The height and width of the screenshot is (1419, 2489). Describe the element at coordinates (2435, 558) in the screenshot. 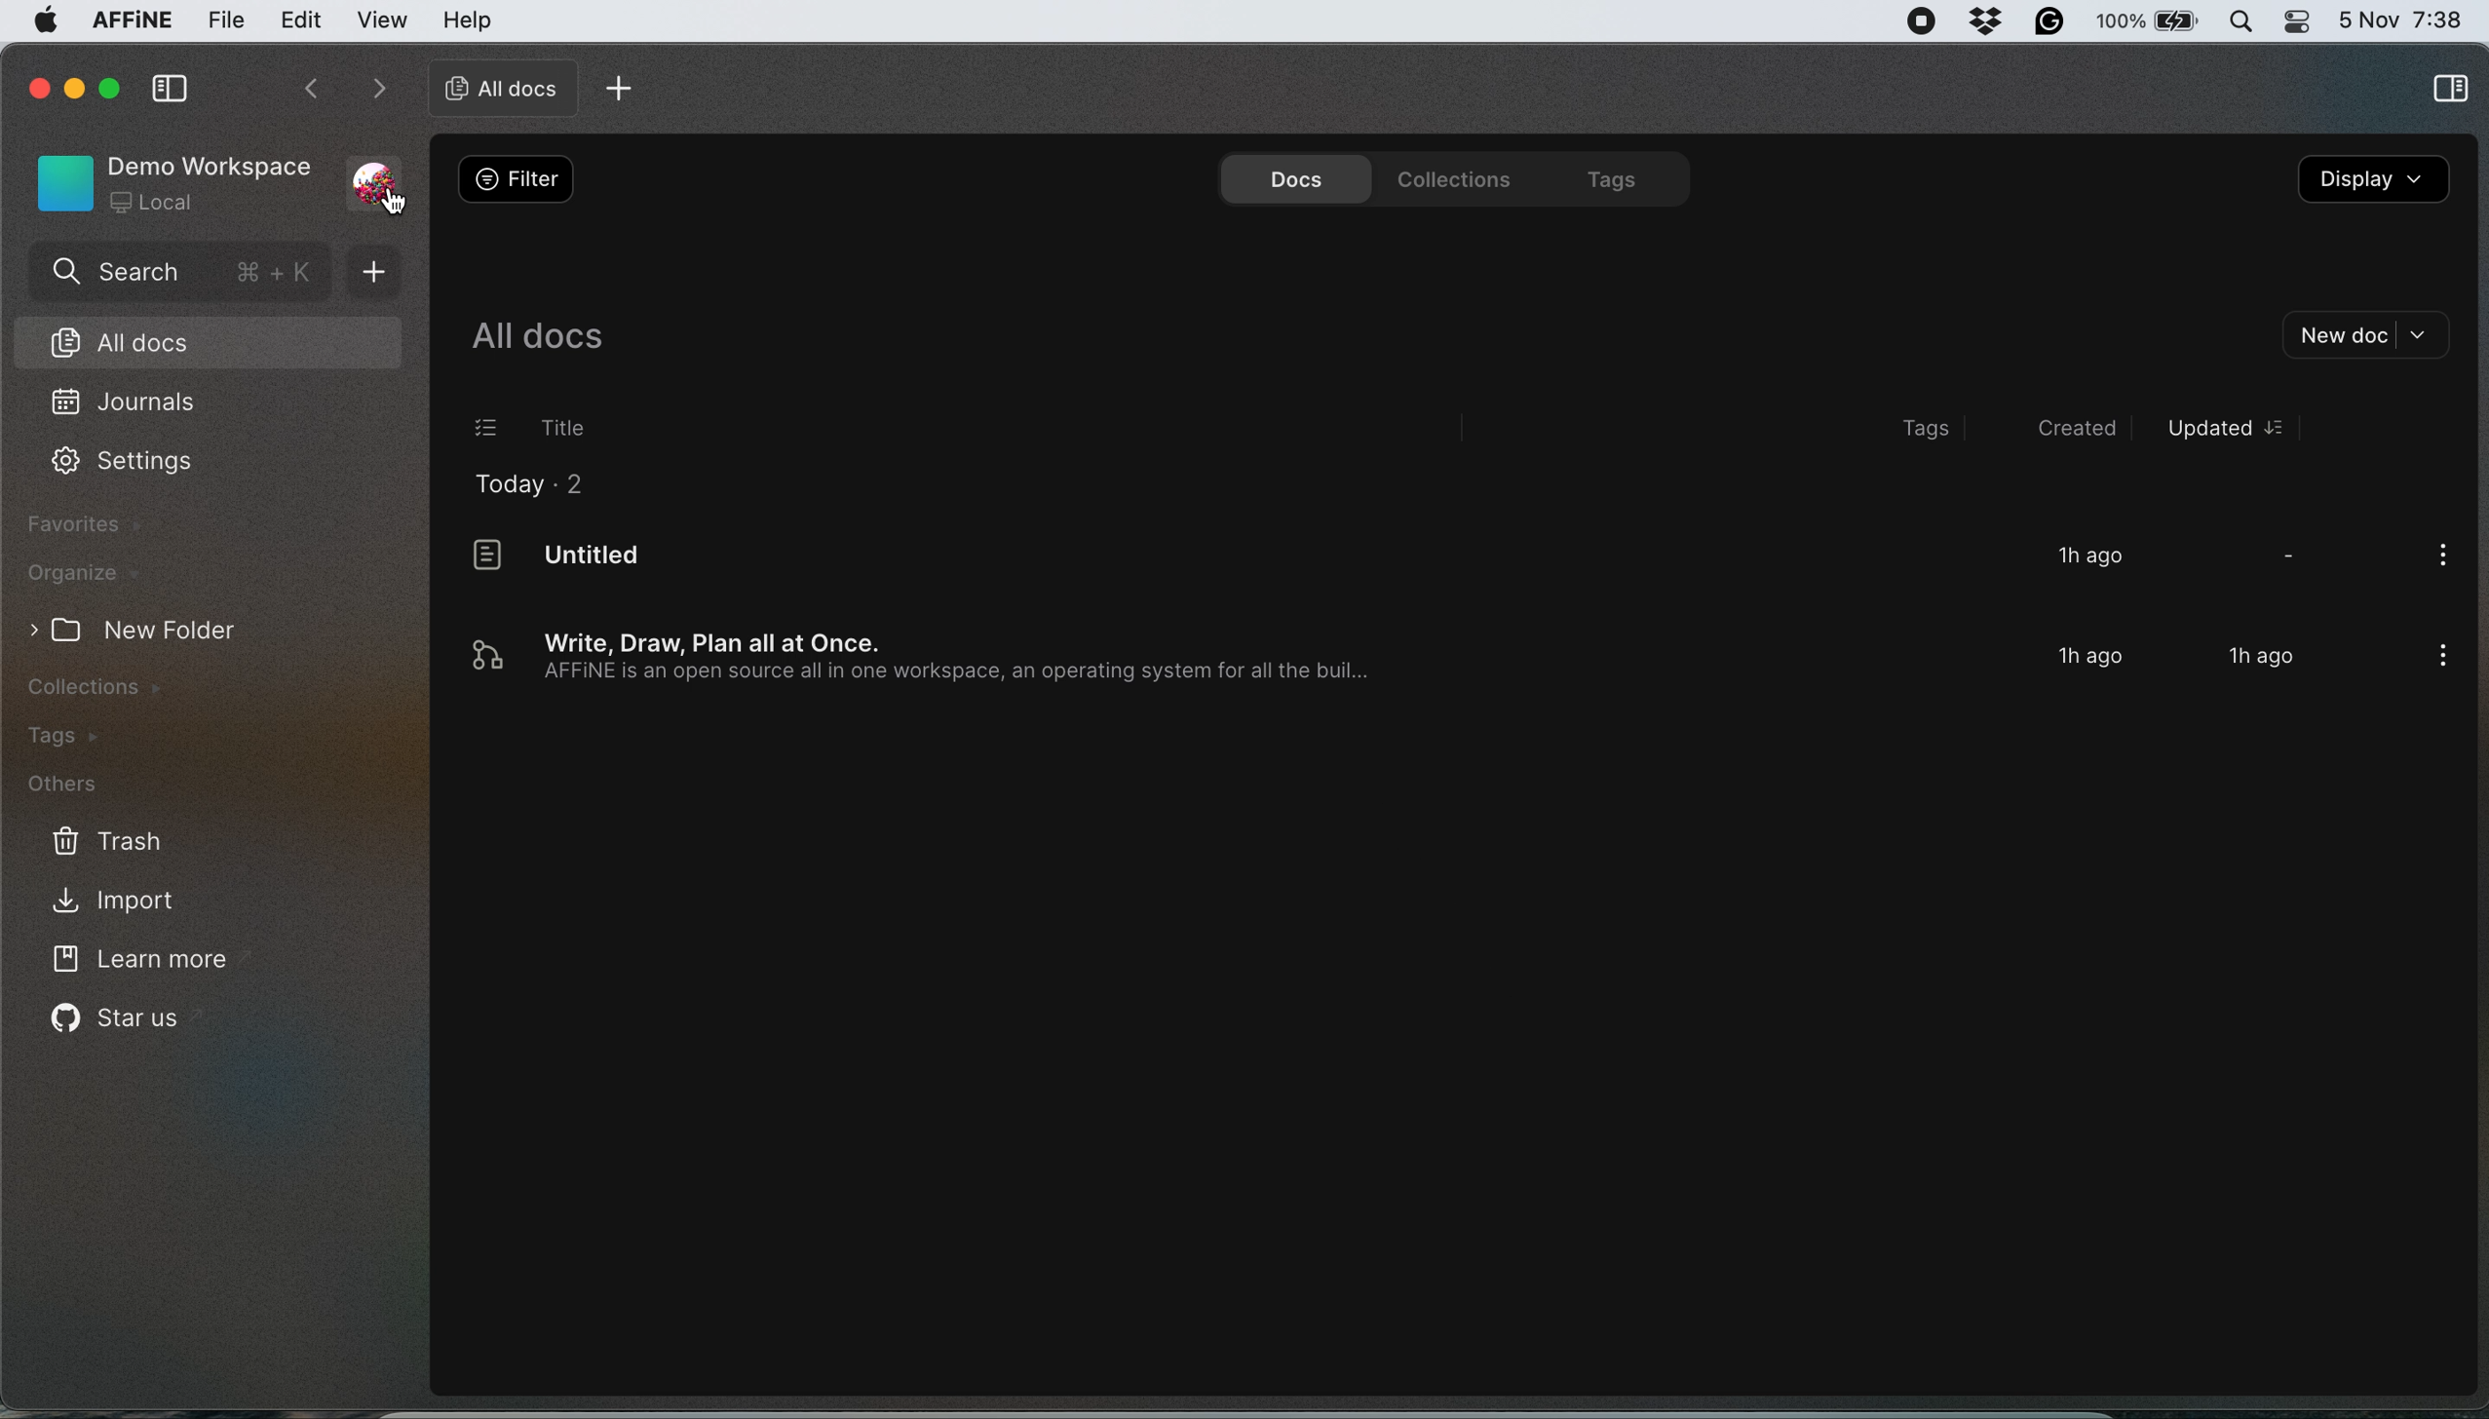

I see `more options` at that location.